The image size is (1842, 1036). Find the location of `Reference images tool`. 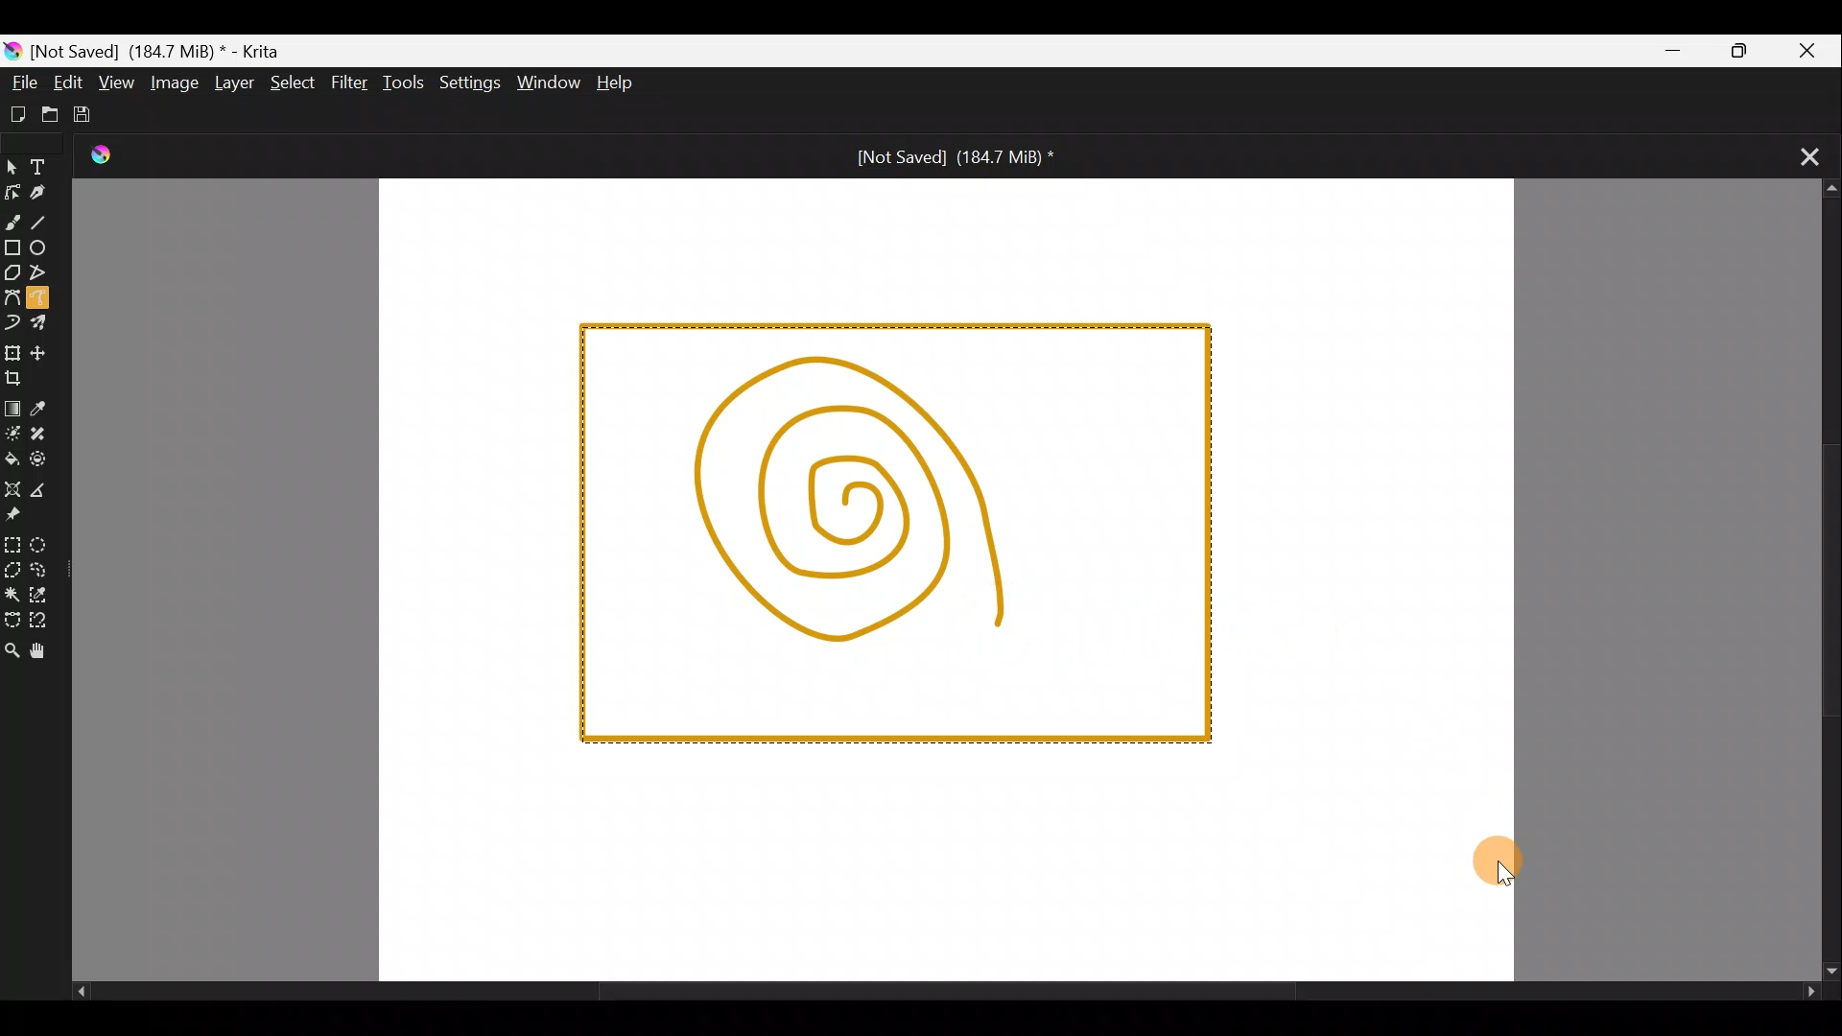

Reference images tool is located at coordinates (21, 516).